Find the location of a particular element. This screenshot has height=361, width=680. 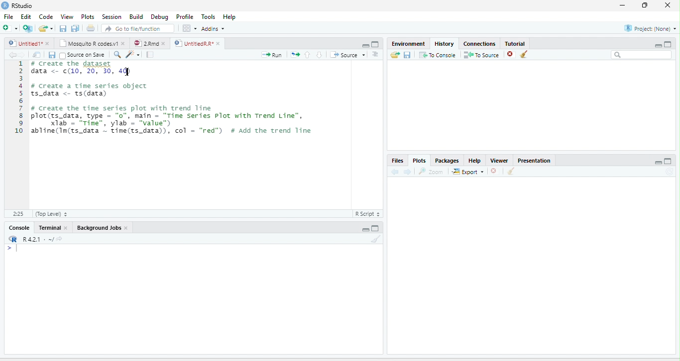

Addins is located at coordinates (213, 29).